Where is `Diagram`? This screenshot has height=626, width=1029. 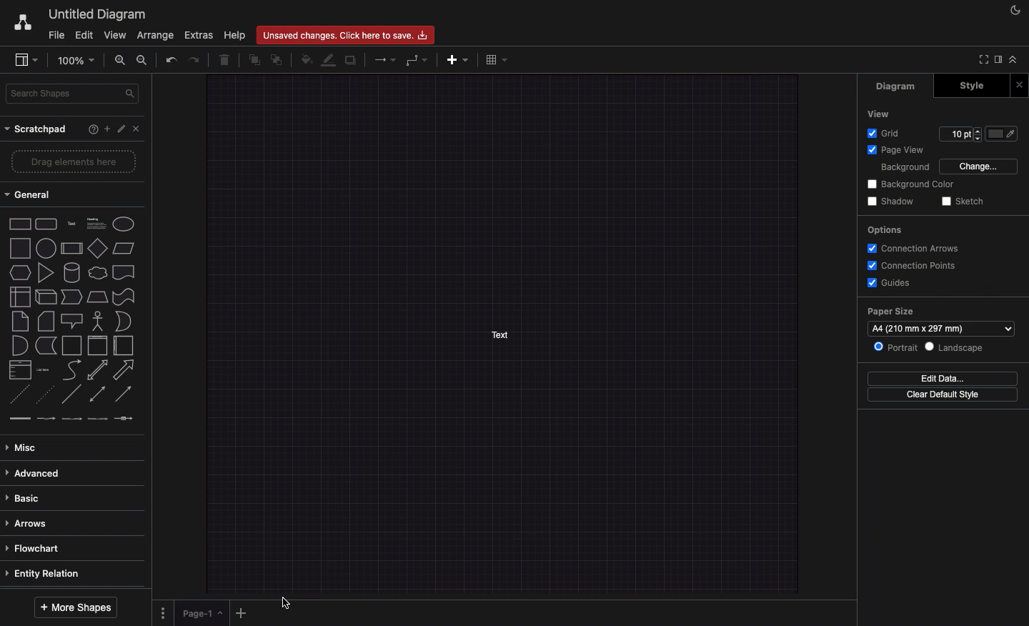 Diagram is located at coordinates (898, 87).